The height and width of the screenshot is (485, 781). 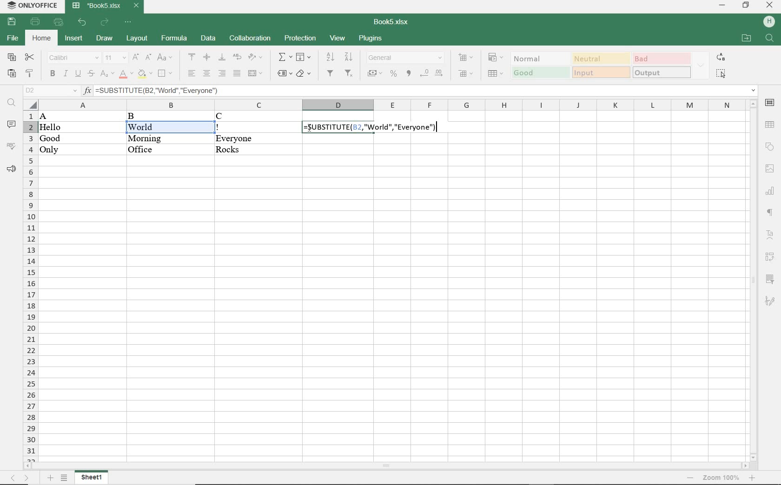 What do you see at coordinates (720, 74) in the screenshot?
I see `select all` at bounding box center [720, 74].